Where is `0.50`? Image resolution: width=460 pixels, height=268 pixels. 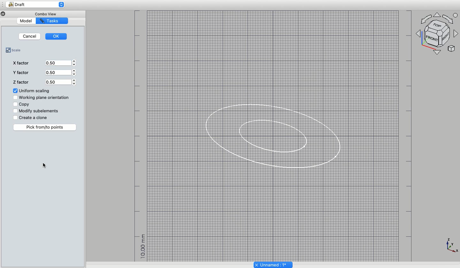 0.50 is located at coordinates (60, 73).